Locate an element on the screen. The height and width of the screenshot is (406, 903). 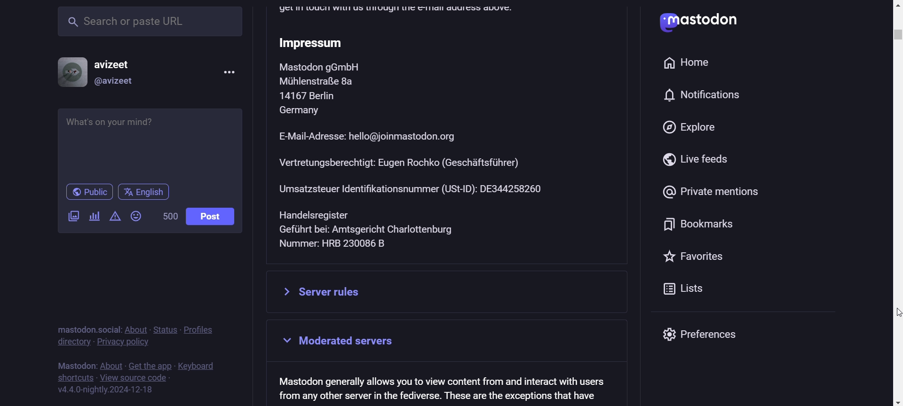
username is located at coordinates (118, 62).